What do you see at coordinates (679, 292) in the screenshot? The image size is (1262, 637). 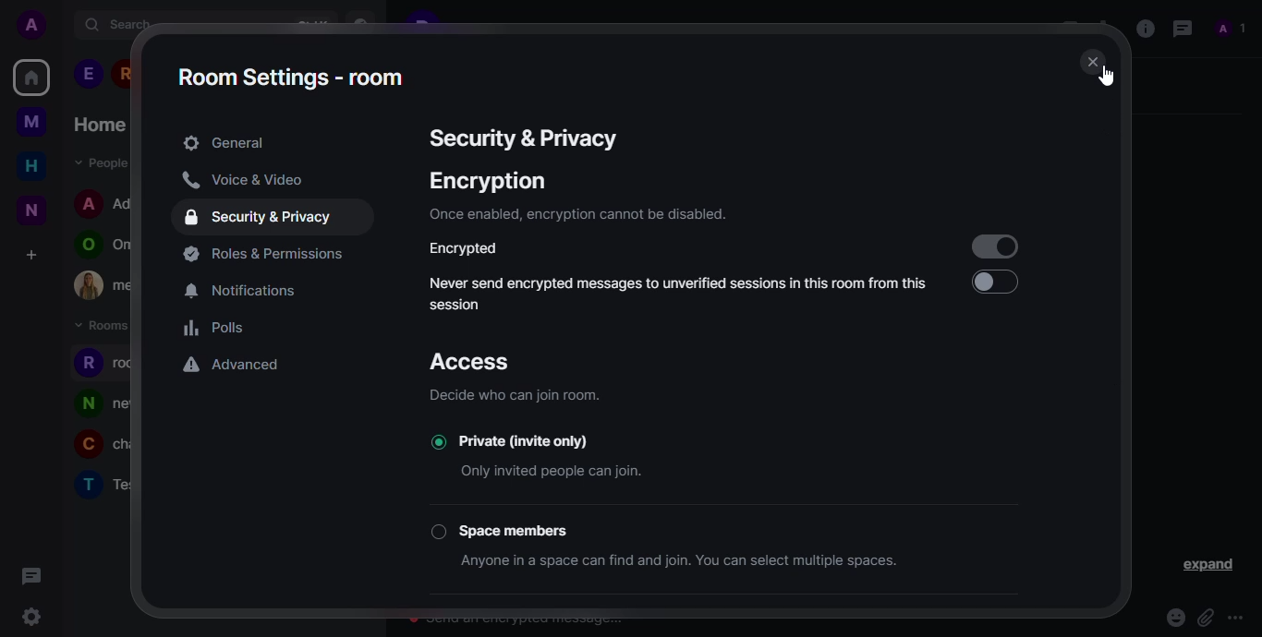 I see `never send encrypted message to unverified session` at bounding box center [679, 292].